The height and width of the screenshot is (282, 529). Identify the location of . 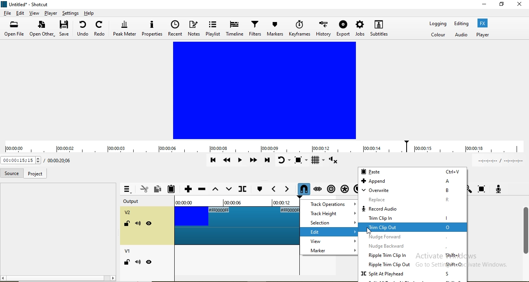
(284, 161).